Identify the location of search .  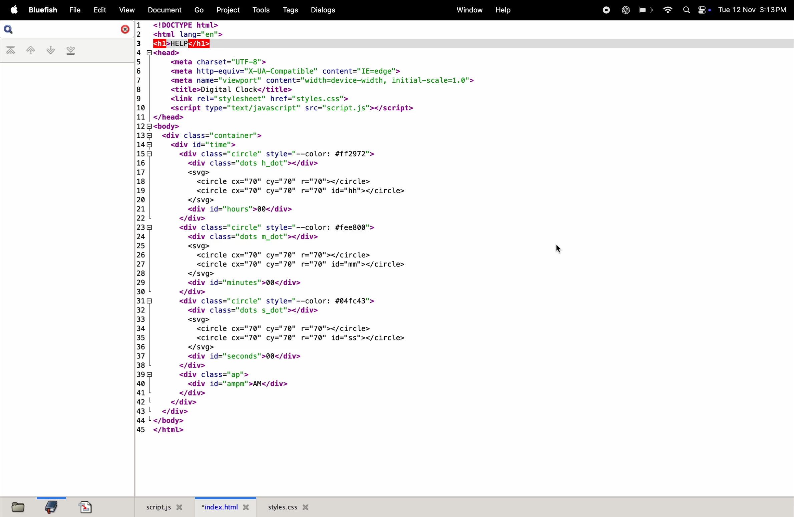
(67, 30).